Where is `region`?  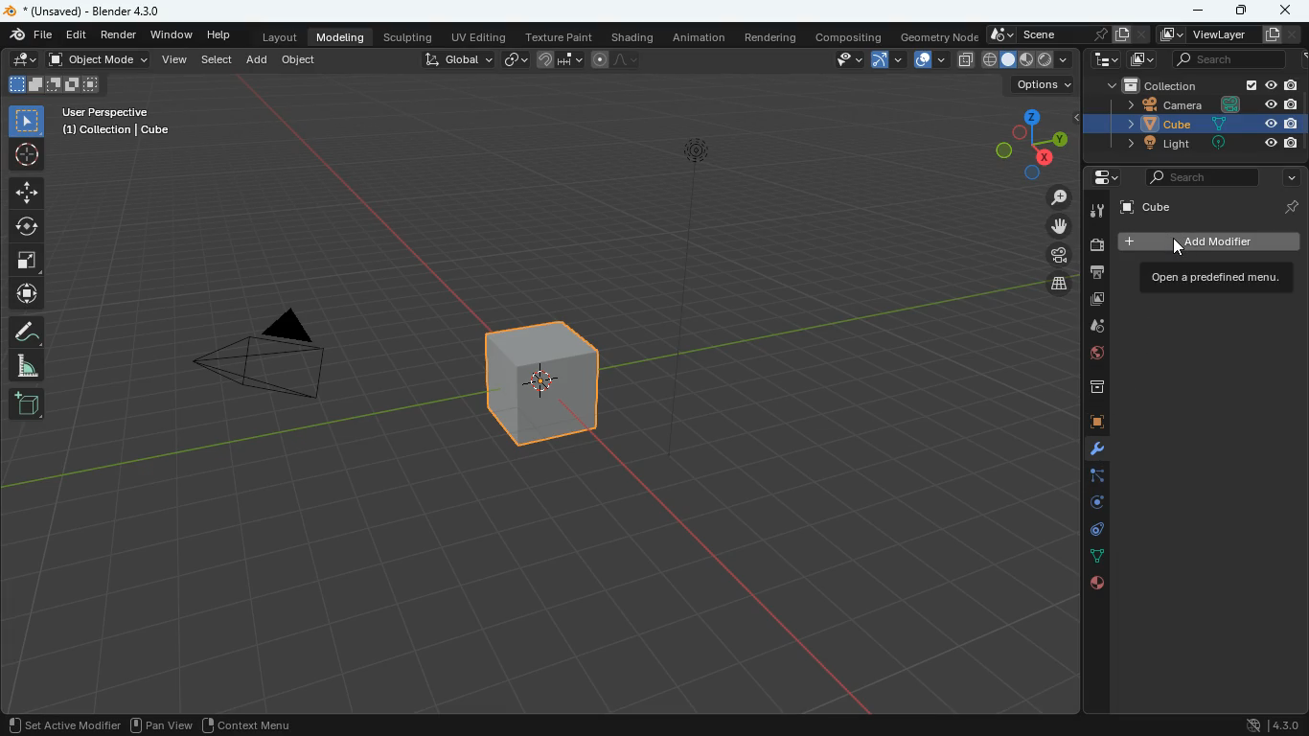 region is located at coordinates (248, 724).